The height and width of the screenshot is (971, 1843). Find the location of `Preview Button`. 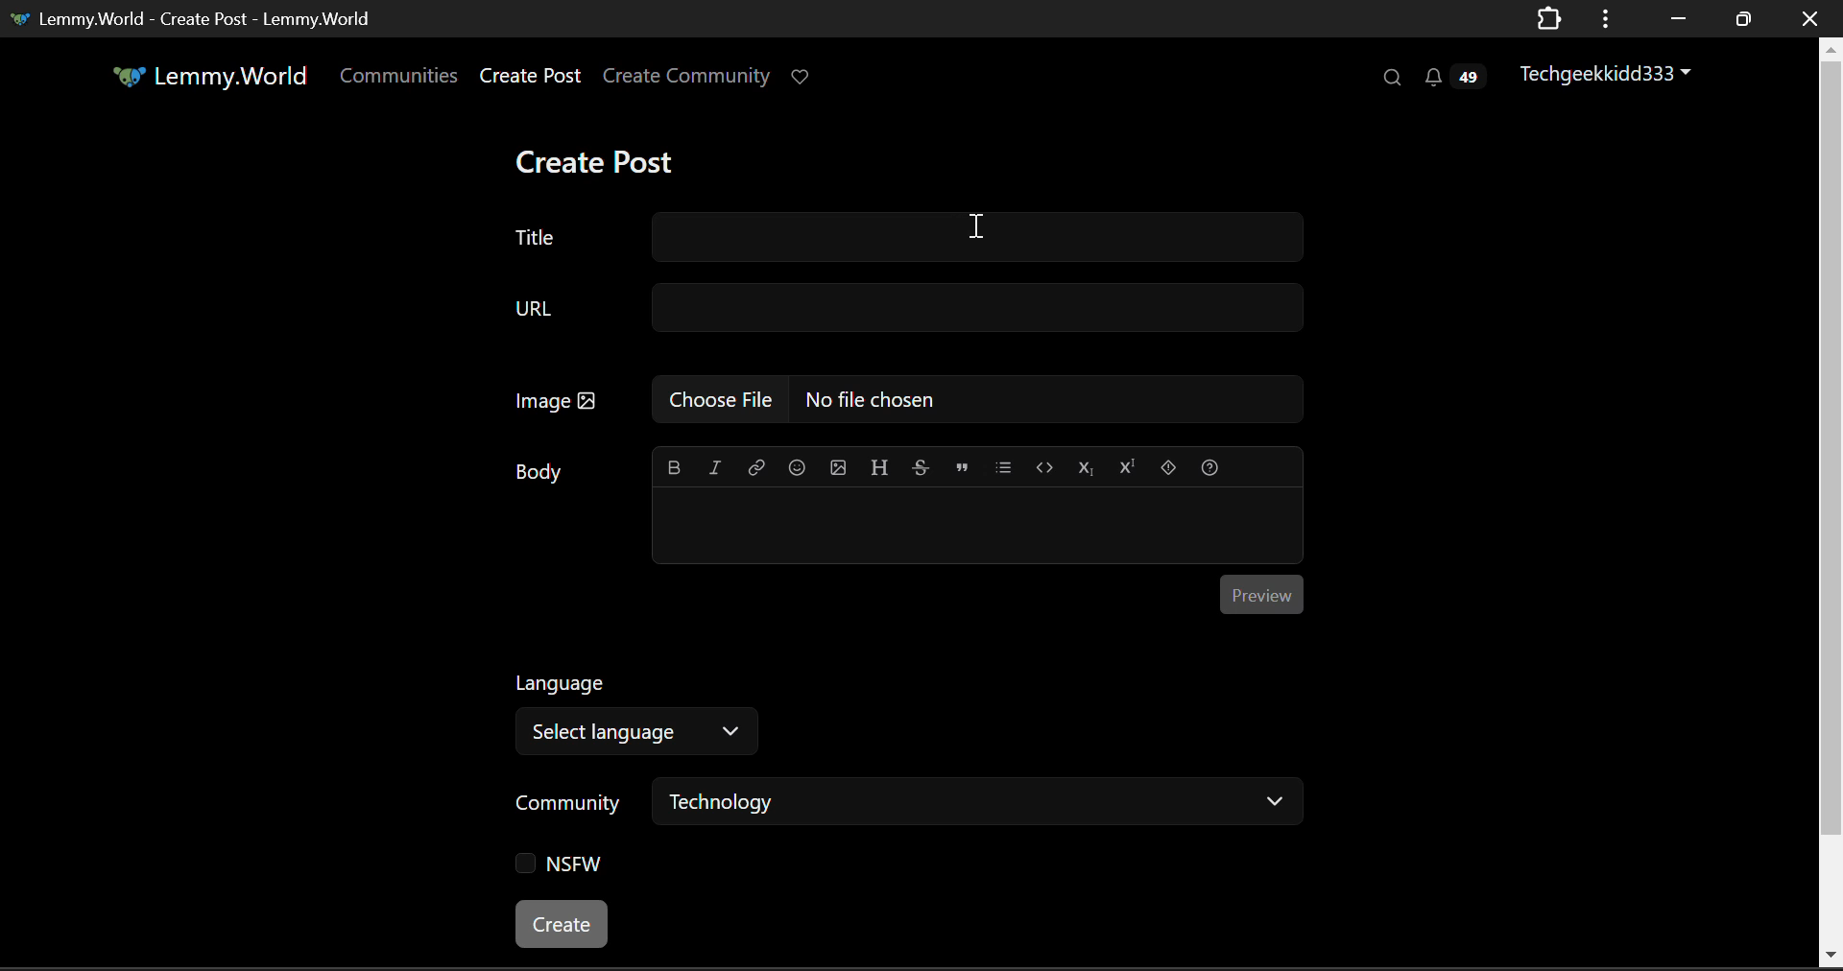

Preview Button is located at coordinates (1261, 596).